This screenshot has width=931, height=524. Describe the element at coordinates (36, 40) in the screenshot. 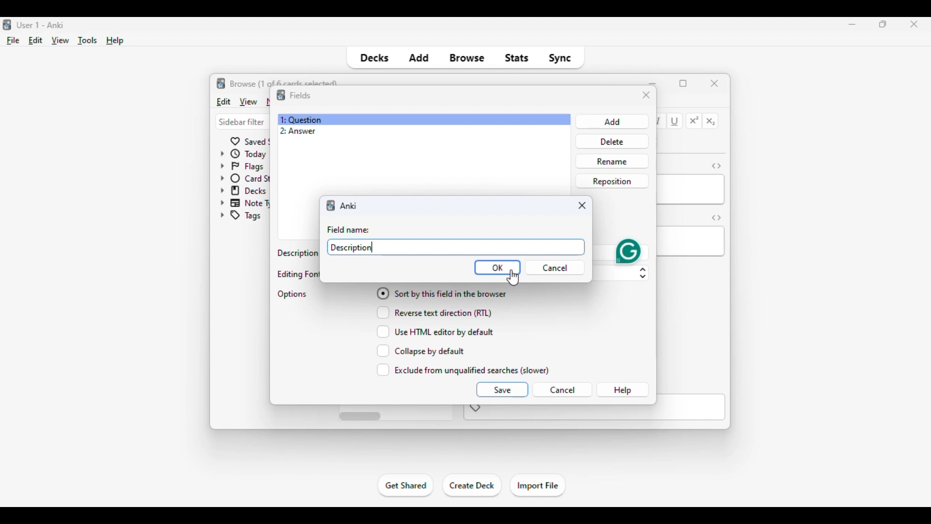

I see `edit` at that location.